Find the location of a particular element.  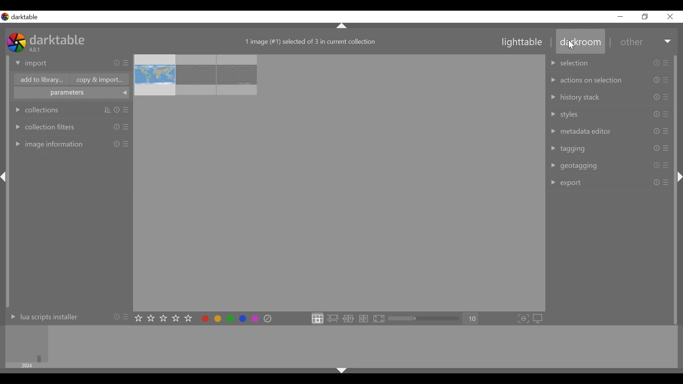

Darktable Desktop Icon is located at coordinates (16, 43).